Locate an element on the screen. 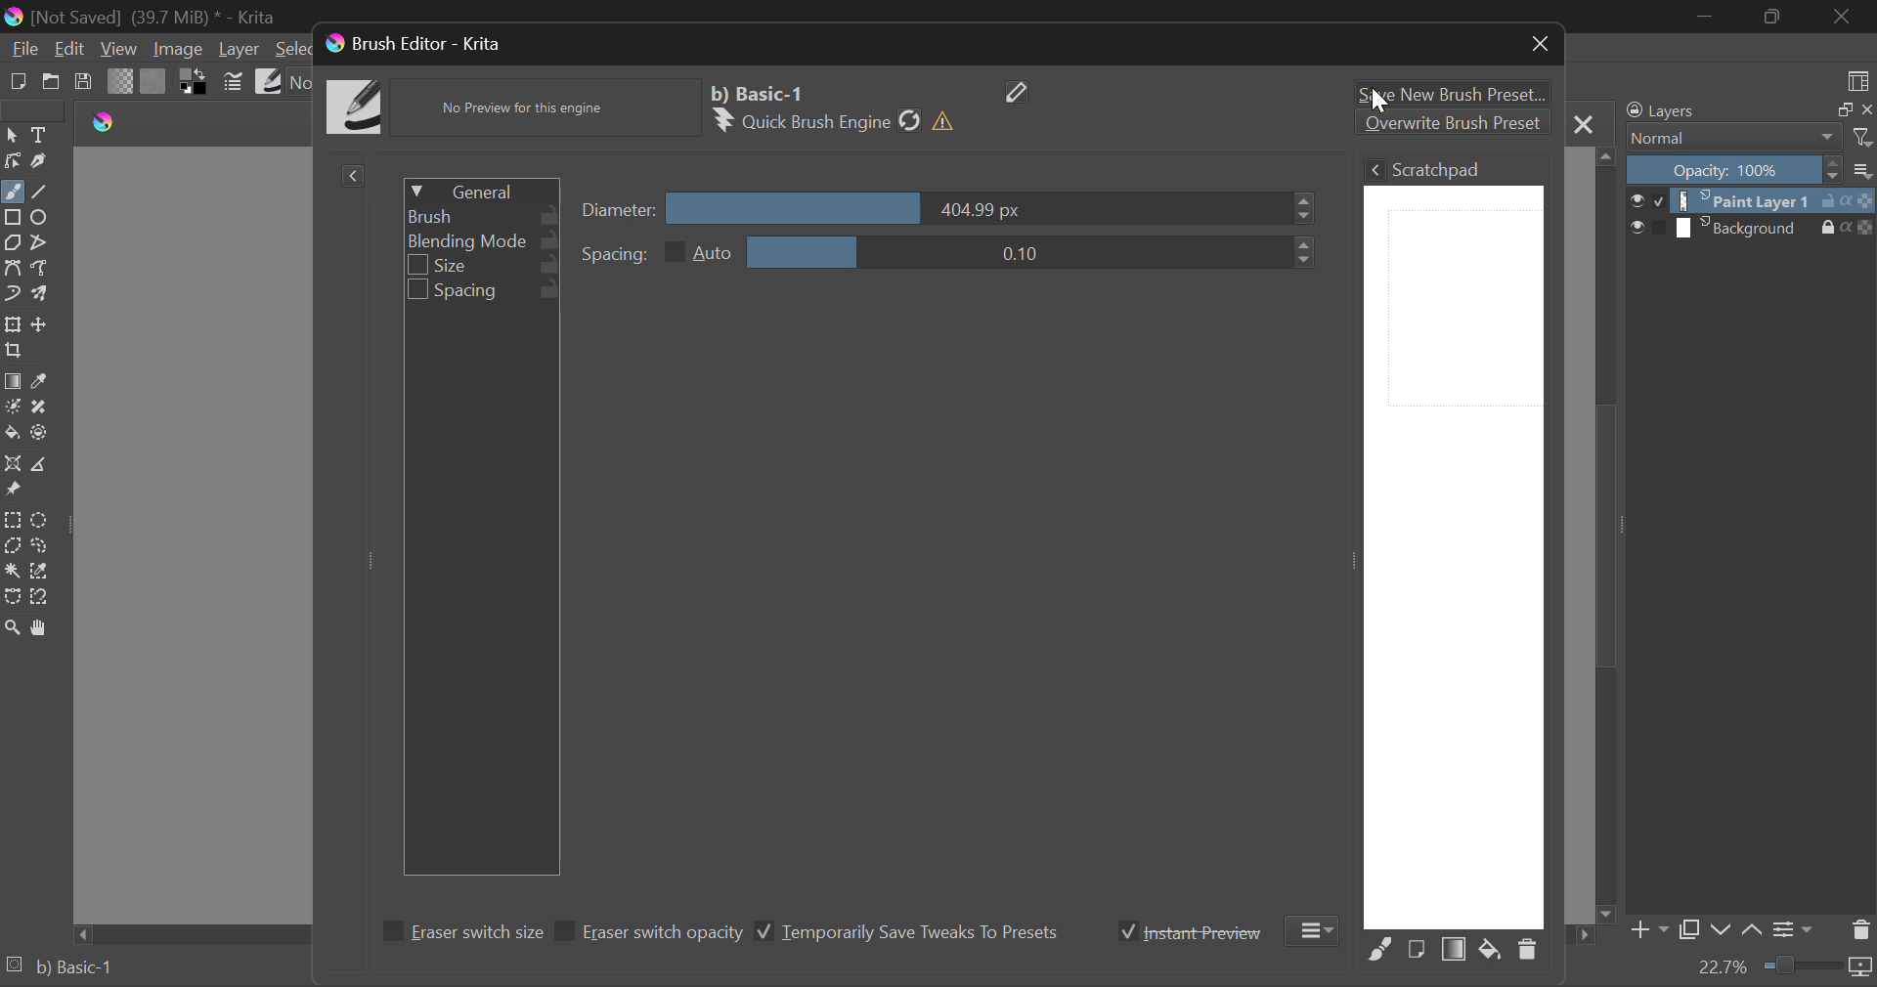  Paint Layer is located at coordinates (1753, 200).